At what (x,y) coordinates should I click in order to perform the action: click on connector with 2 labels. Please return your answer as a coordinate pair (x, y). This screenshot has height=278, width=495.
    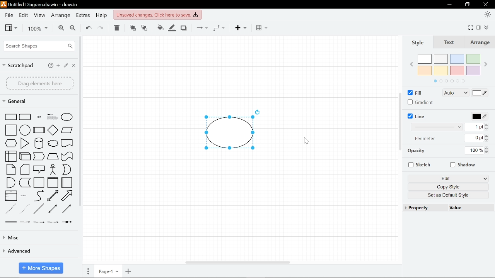
    Looking at the image, I should click on (39, 222).